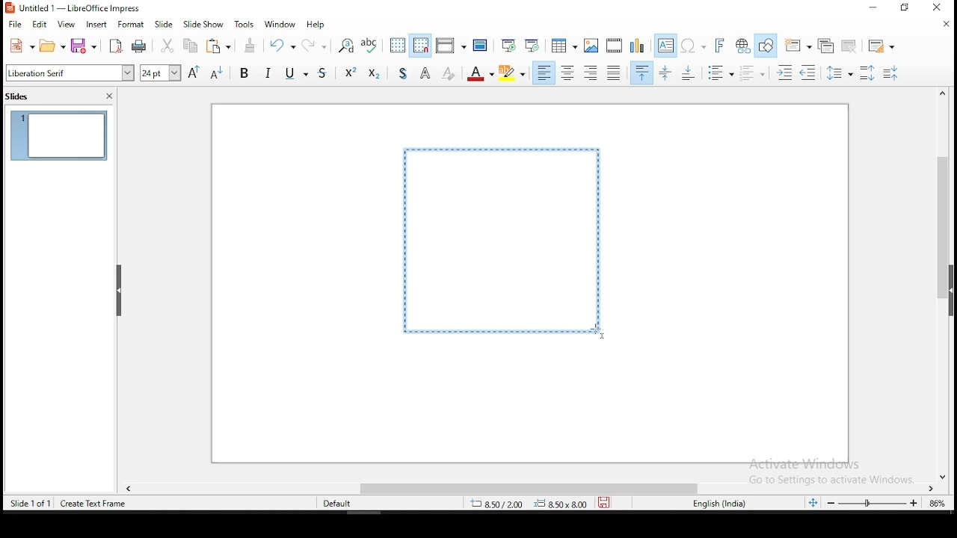  I want to click on insert video, so click(615, 46).